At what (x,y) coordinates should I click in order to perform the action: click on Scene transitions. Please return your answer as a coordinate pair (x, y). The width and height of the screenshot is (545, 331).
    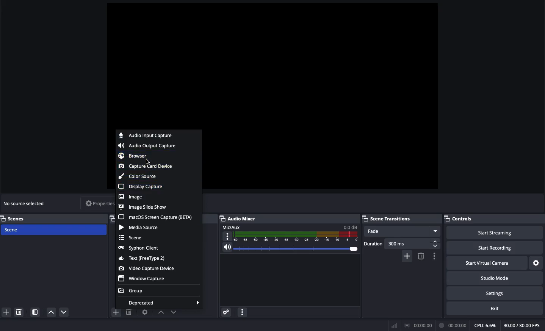
    Looking at the image, I should click on (387, 219).